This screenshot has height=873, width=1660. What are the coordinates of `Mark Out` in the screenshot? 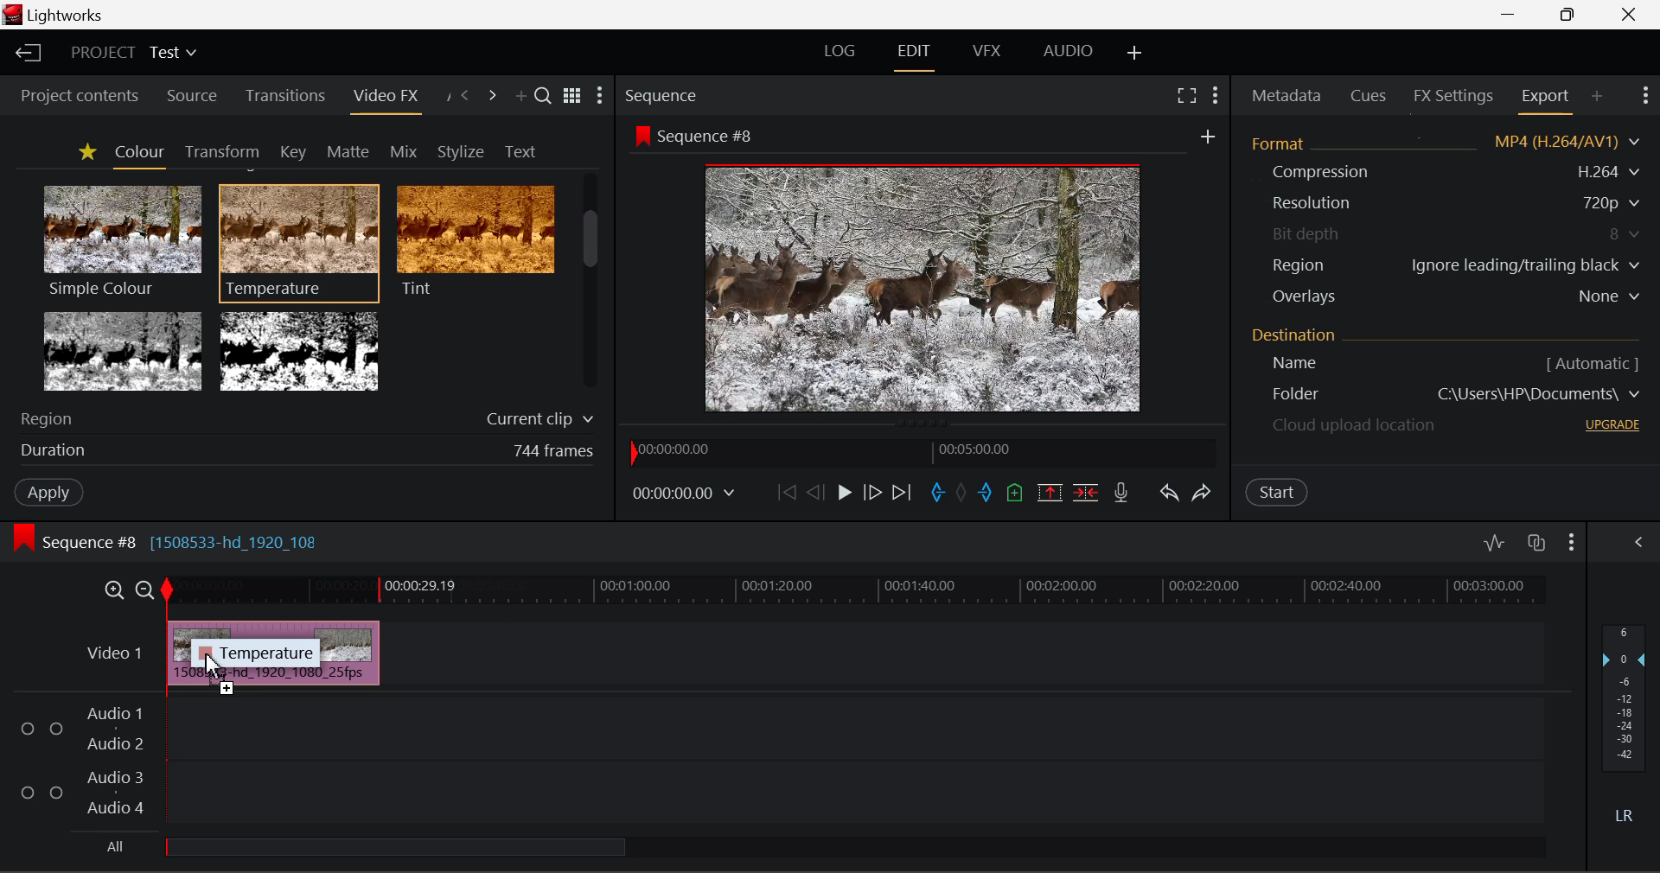 It's located at (986, 496).